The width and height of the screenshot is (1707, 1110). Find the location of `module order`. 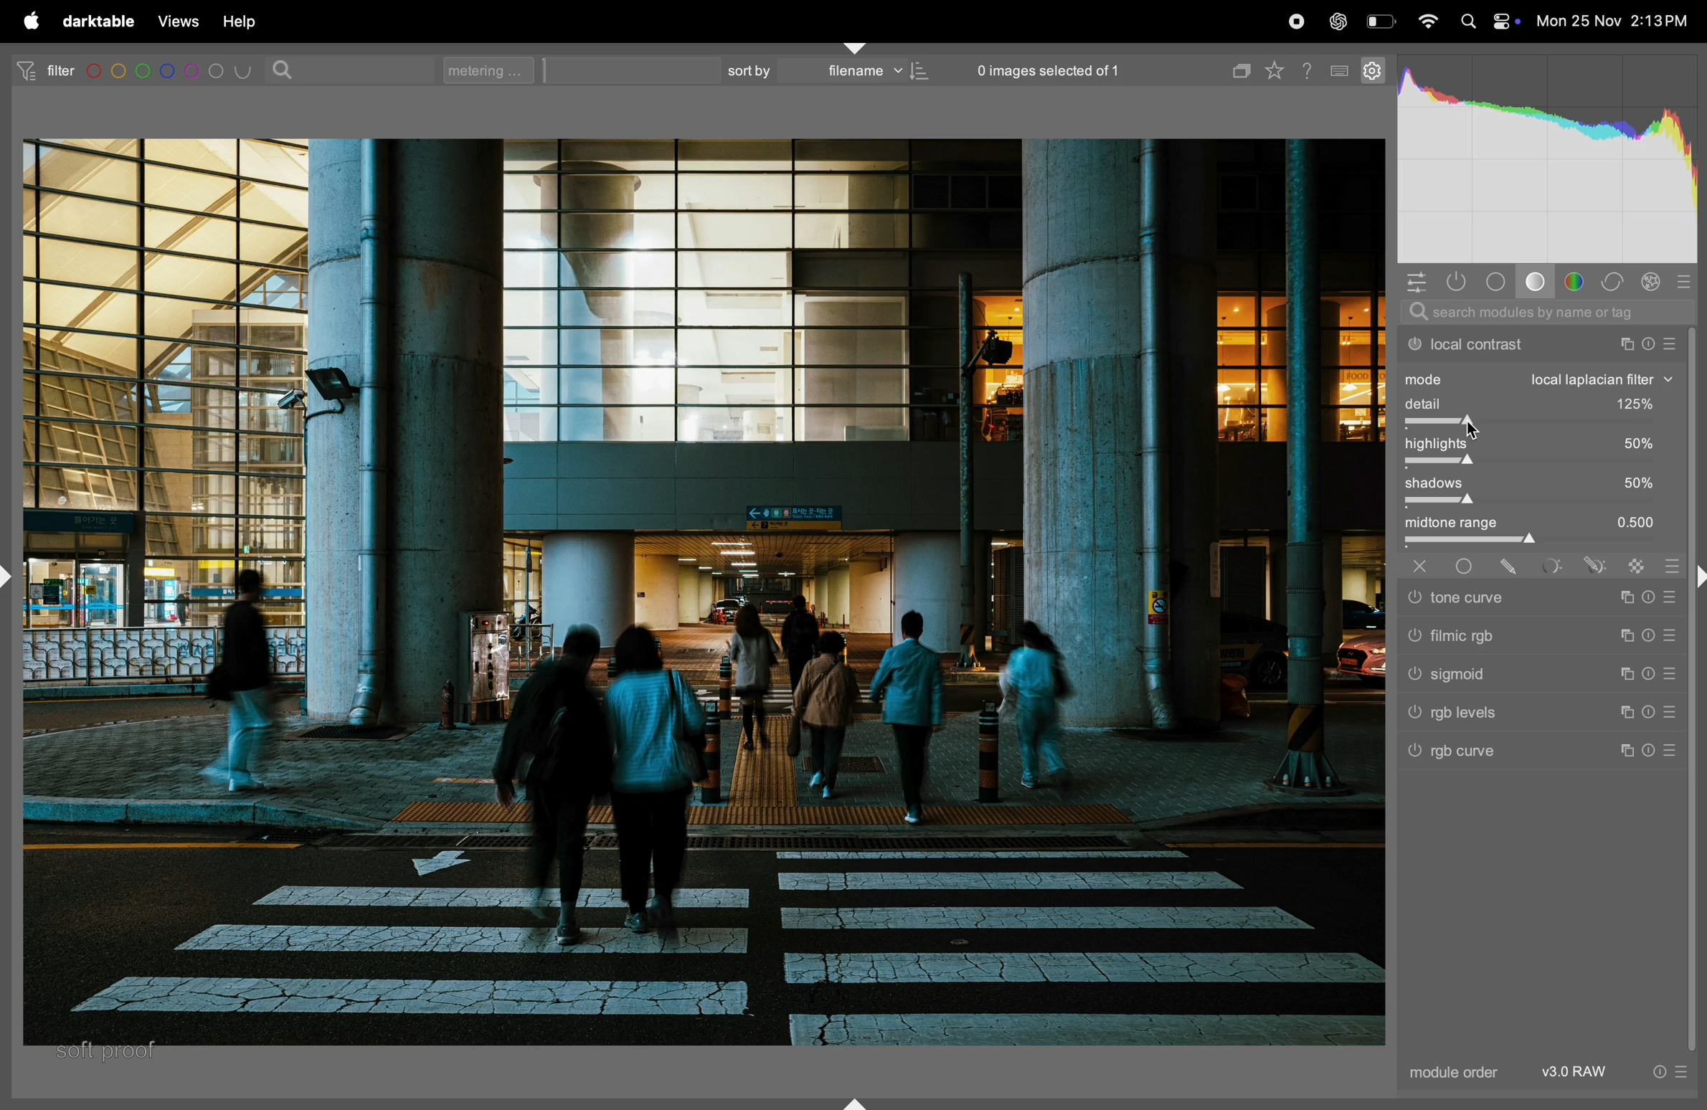

module order is located at coordinates (1455, 1073).